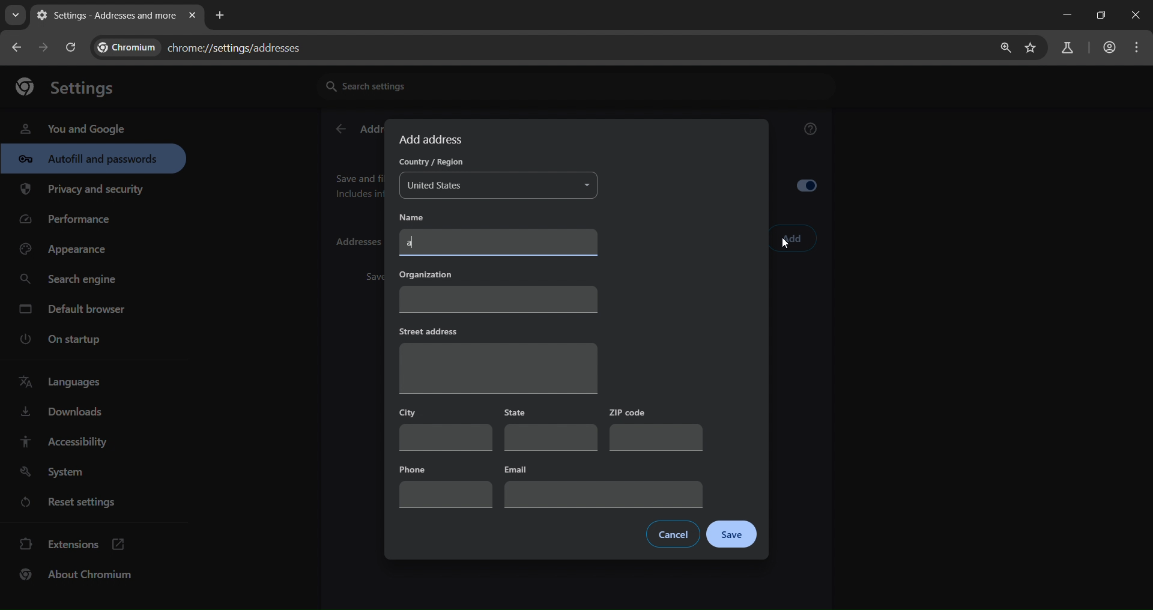 The width and height of the screenshot is (1153, 610). I want to click on bout chromium, so click(78, 574).